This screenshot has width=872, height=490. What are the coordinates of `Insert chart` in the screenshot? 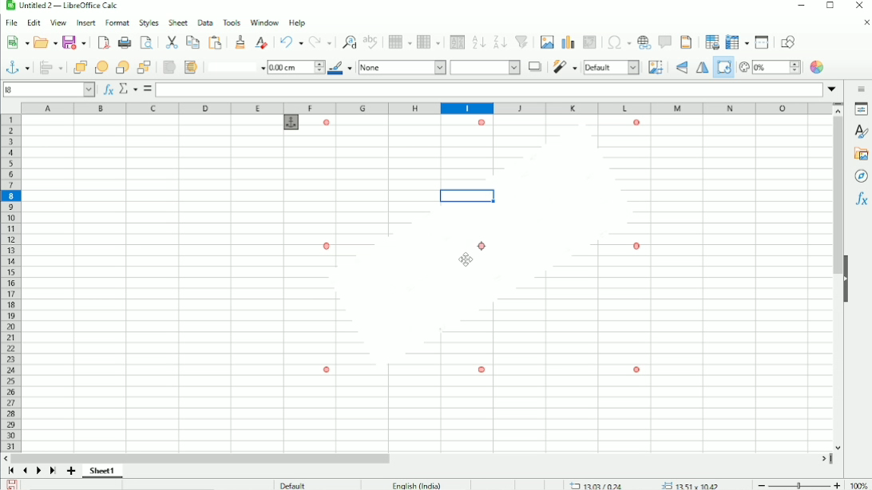 It's located at (568, 42).